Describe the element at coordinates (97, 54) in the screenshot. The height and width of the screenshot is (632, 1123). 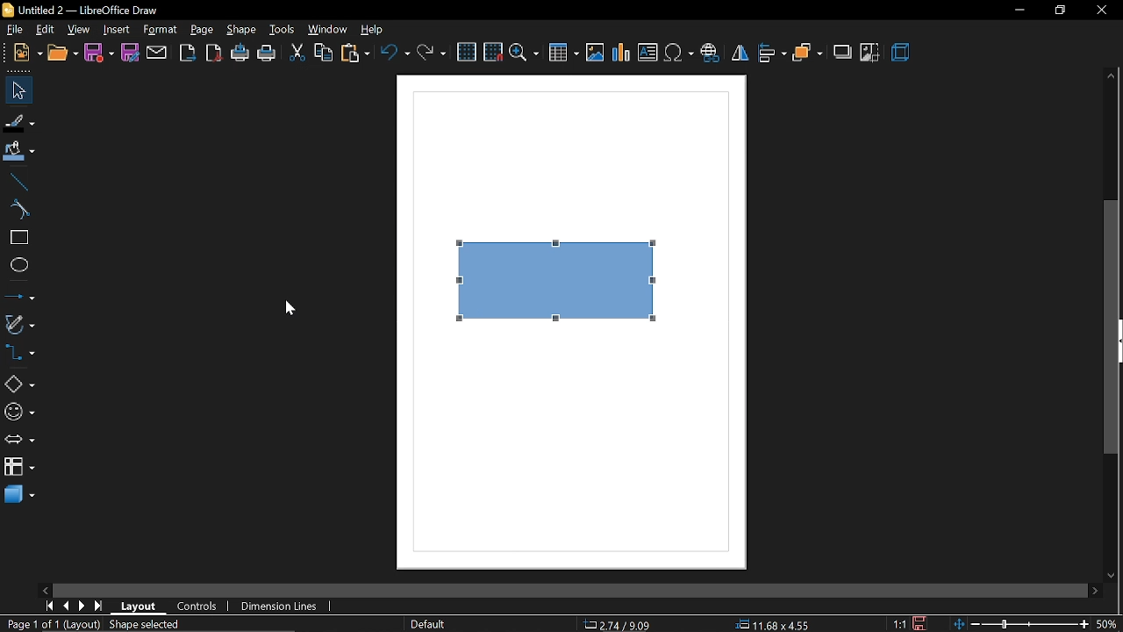
I see `save` at that location.